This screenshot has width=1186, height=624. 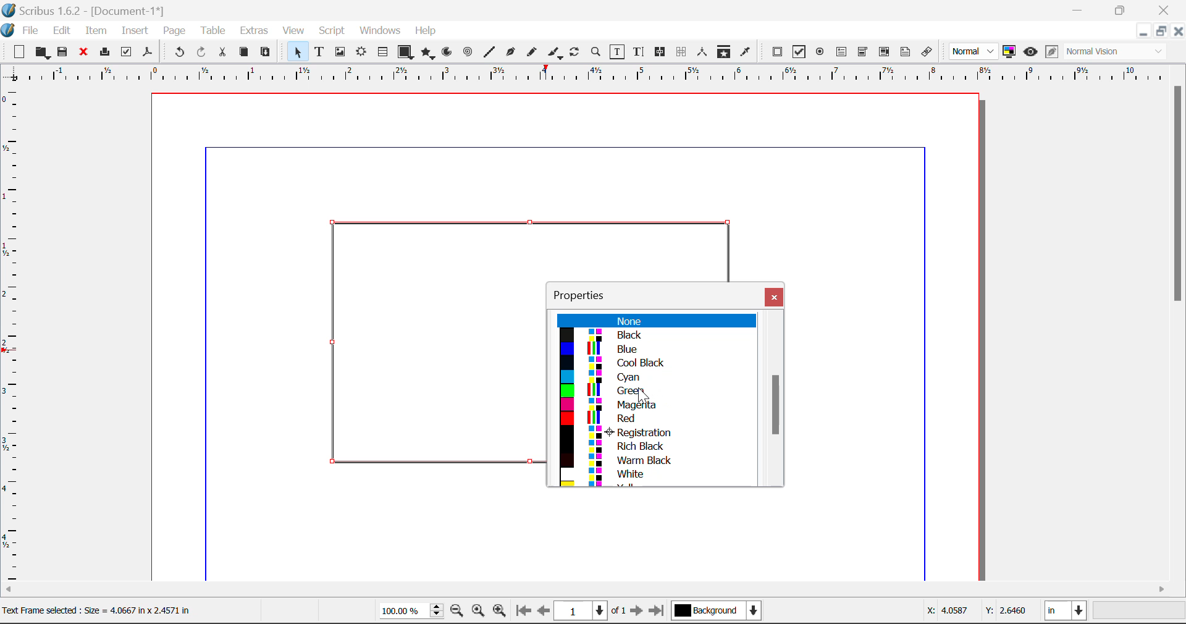 What do you see at coordinates (746, 51) in the screenshot?
I see `Eyedropper` at bounding box center [746, 51].